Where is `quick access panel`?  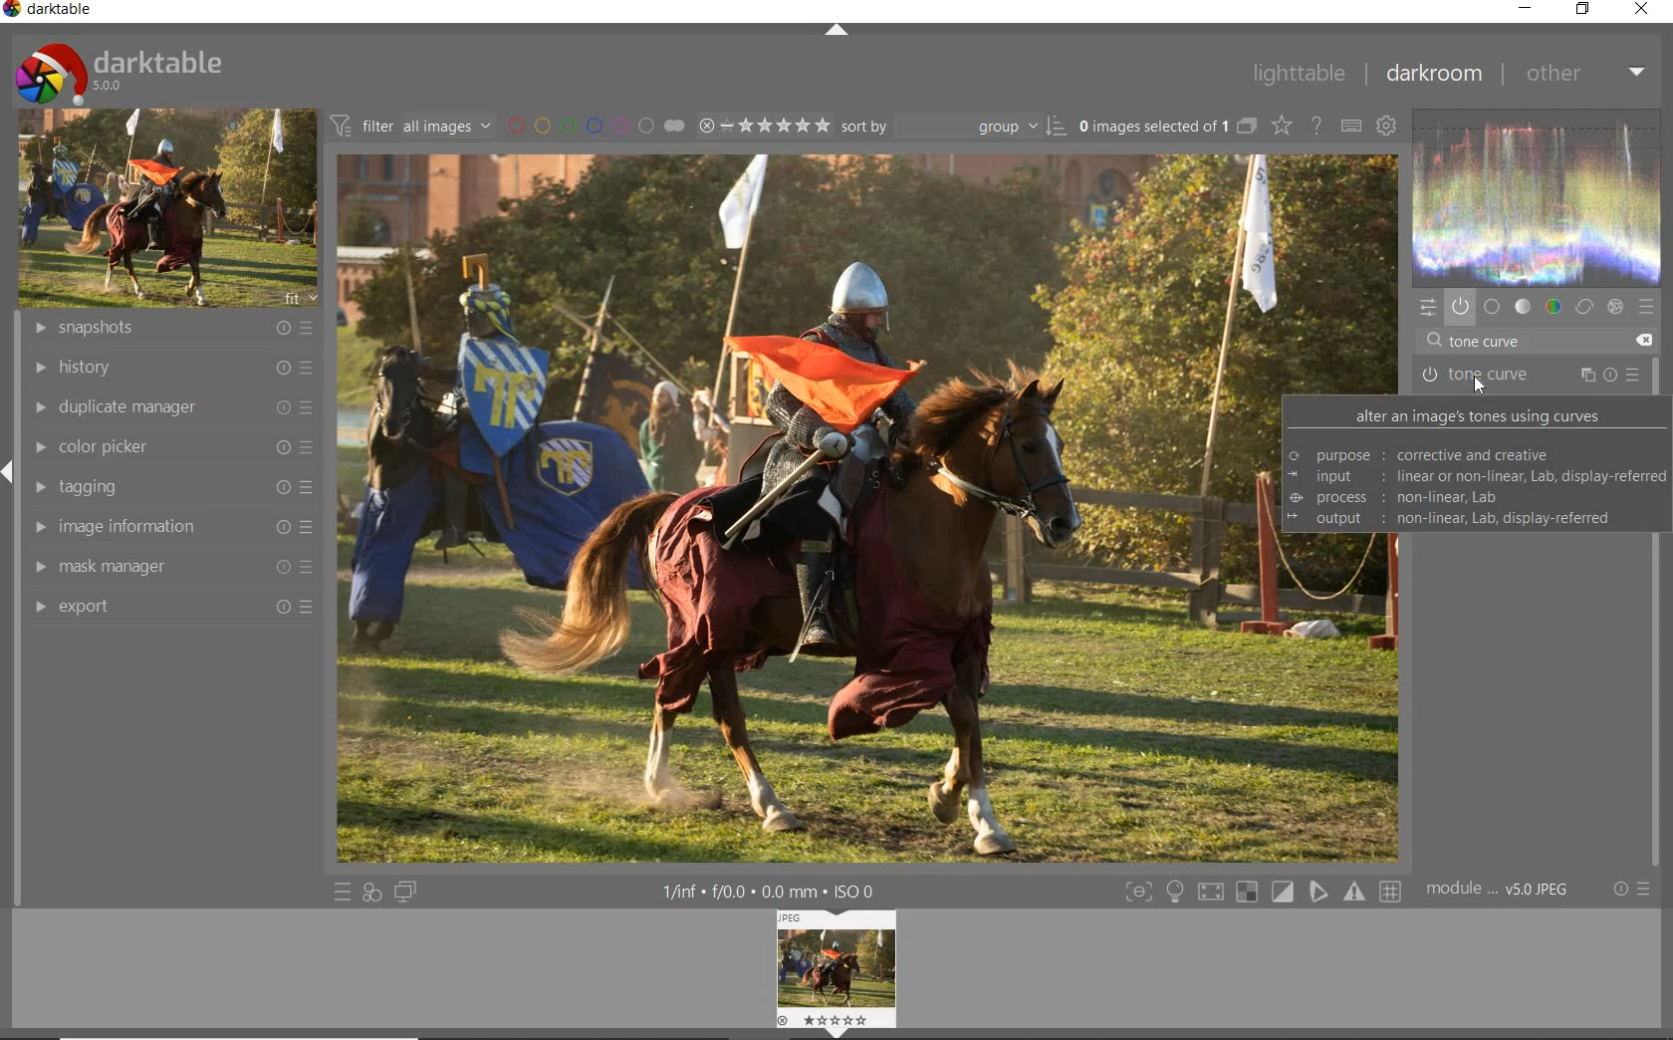 quick access panel is located at coordinates (1425, 307).